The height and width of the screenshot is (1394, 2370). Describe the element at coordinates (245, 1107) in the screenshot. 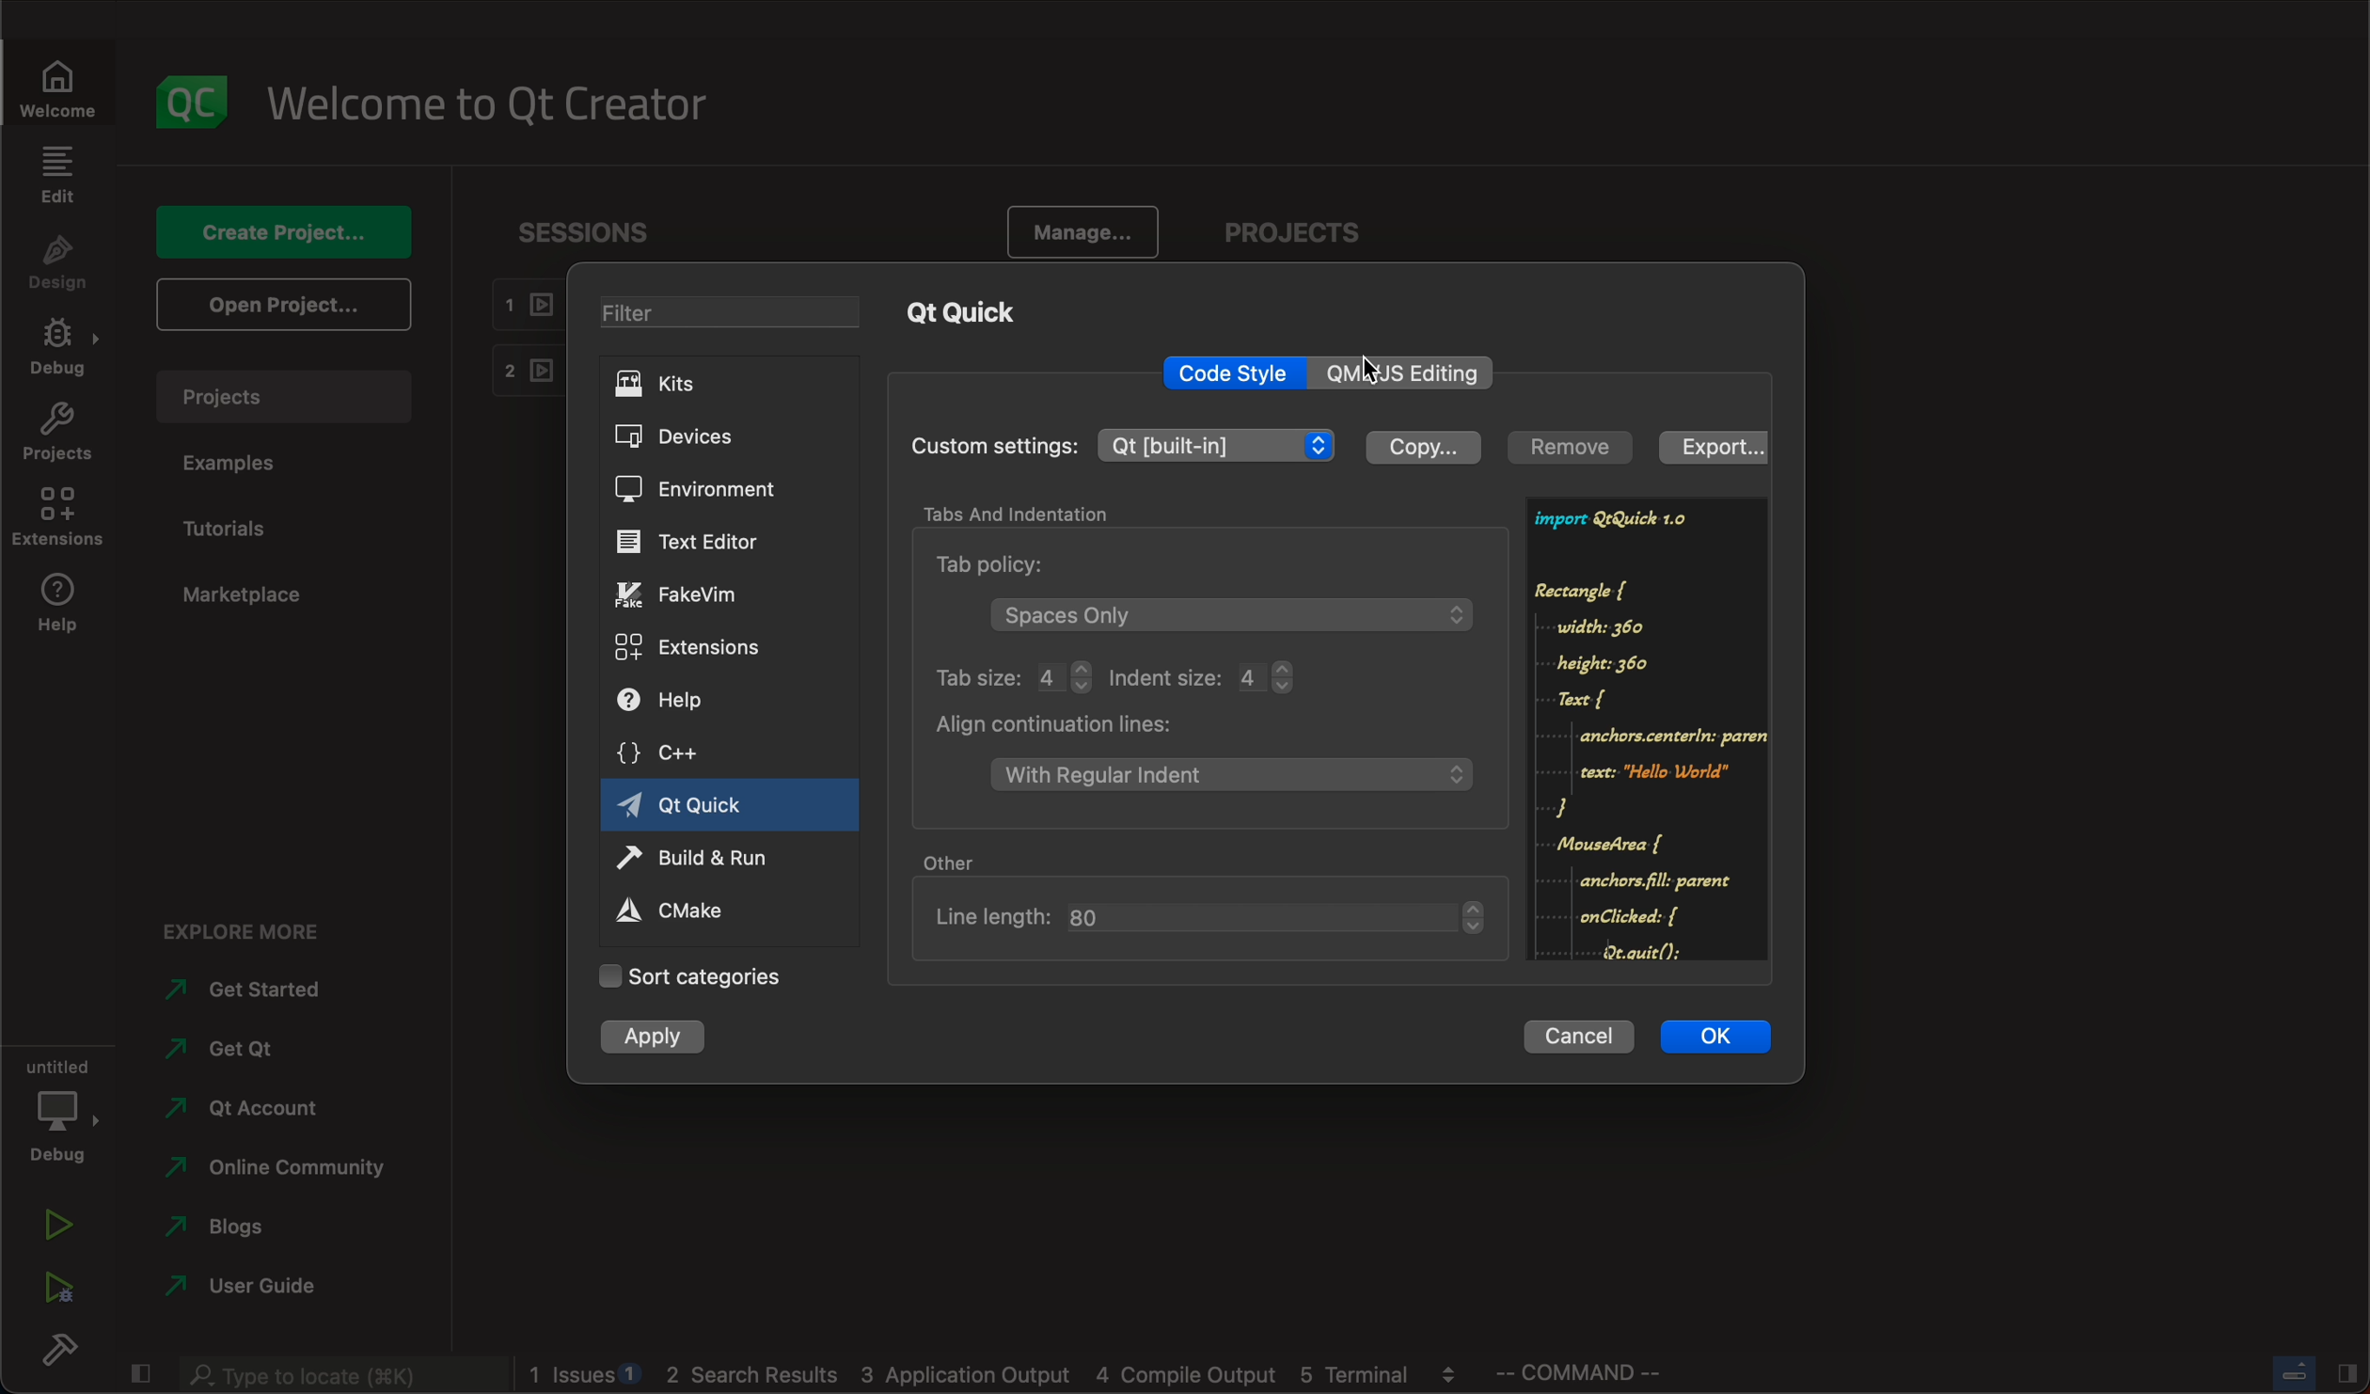

I see `account` at that location.